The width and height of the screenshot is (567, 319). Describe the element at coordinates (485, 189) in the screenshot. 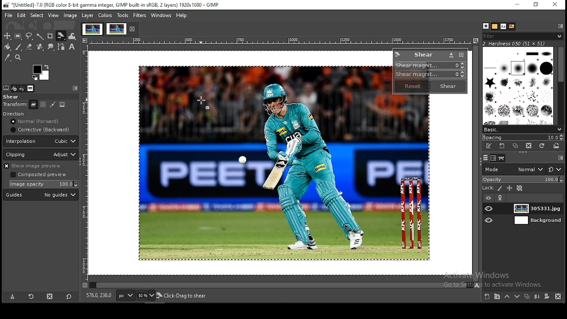

I see `lock` at that location.